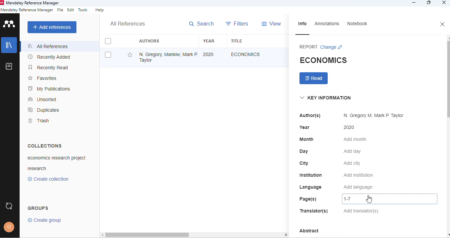 The height and width of the screenshot is (238, 450). I want to click on all references, so click(128, 23).